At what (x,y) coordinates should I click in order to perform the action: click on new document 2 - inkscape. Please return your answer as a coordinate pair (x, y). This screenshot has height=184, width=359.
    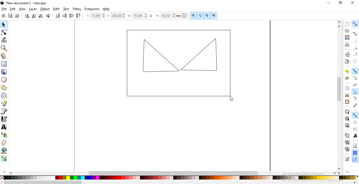
    Looking at the image, I should click on (25, 4).